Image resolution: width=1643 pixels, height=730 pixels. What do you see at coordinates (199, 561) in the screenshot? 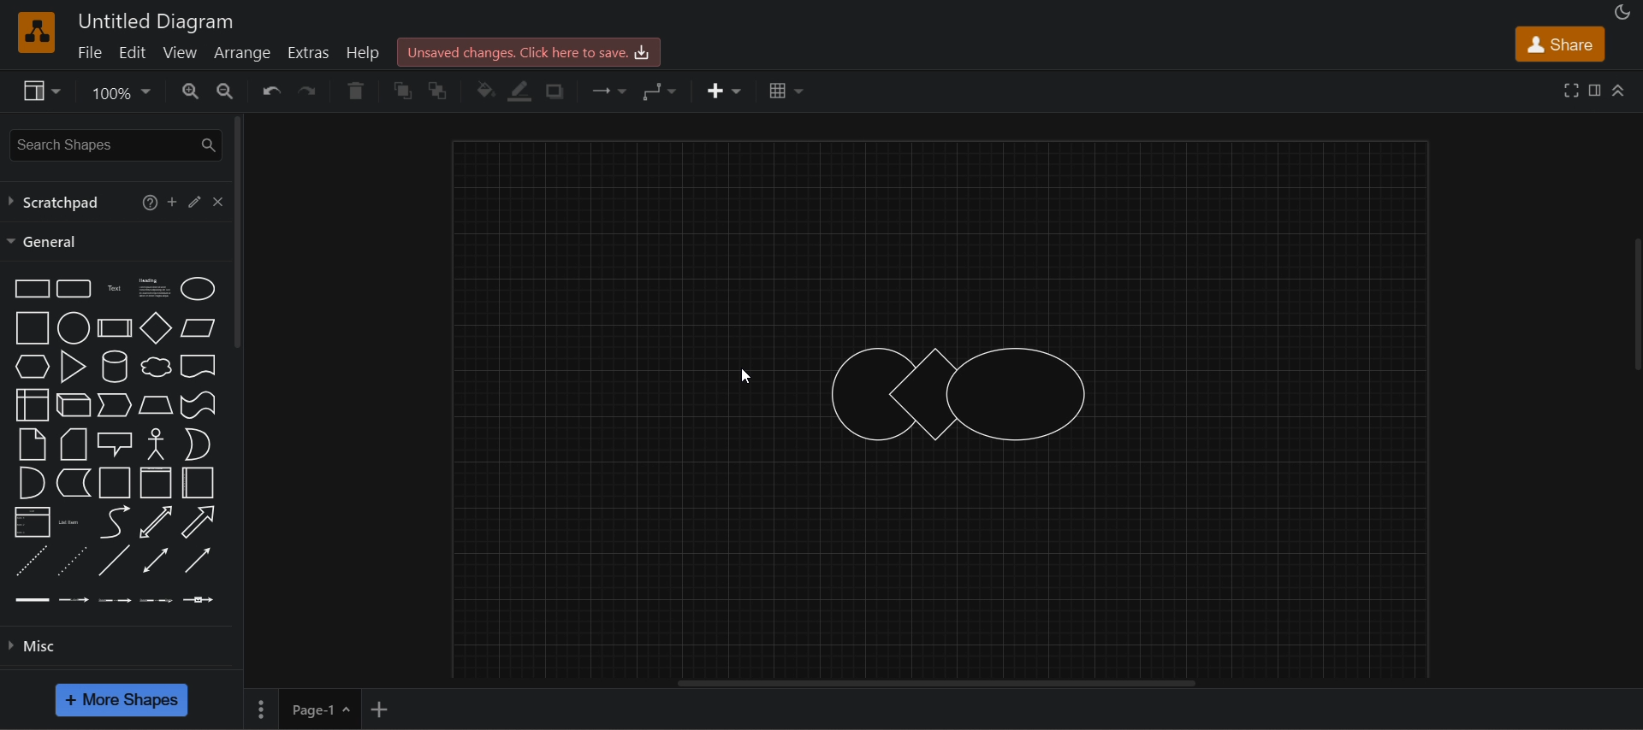
I see `Directional connector` at bounding box center [199, 561].